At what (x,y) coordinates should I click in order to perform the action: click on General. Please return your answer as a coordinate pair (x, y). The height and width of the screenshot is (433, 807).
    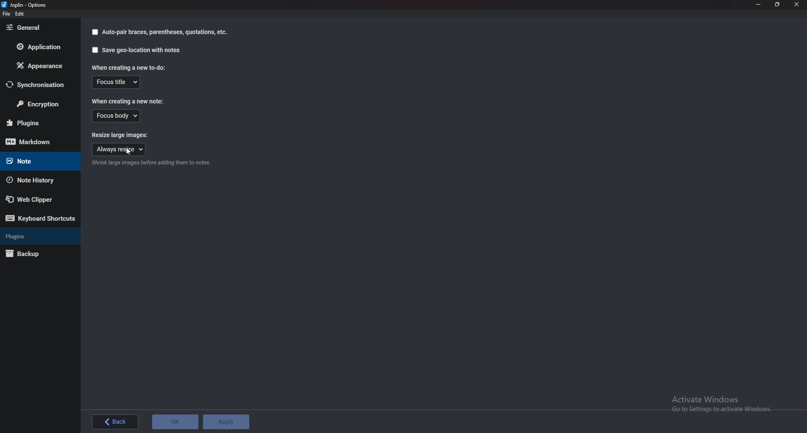
    Looking at the image, I should click on (34, 28).